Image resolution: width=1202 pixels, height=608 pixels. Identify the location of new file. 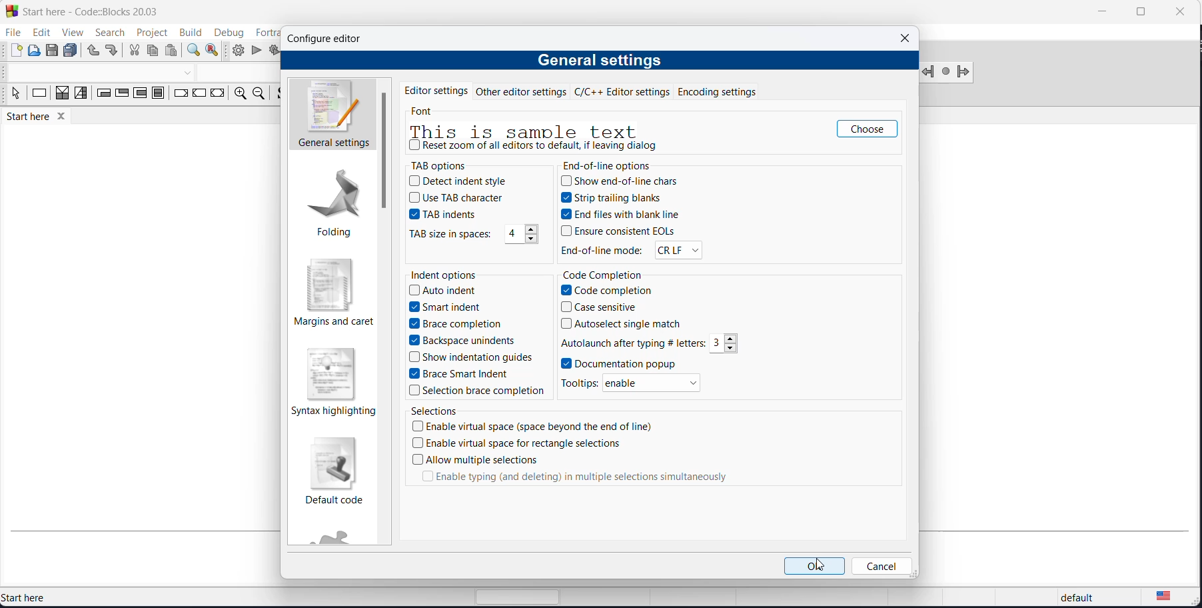
(15, 51).